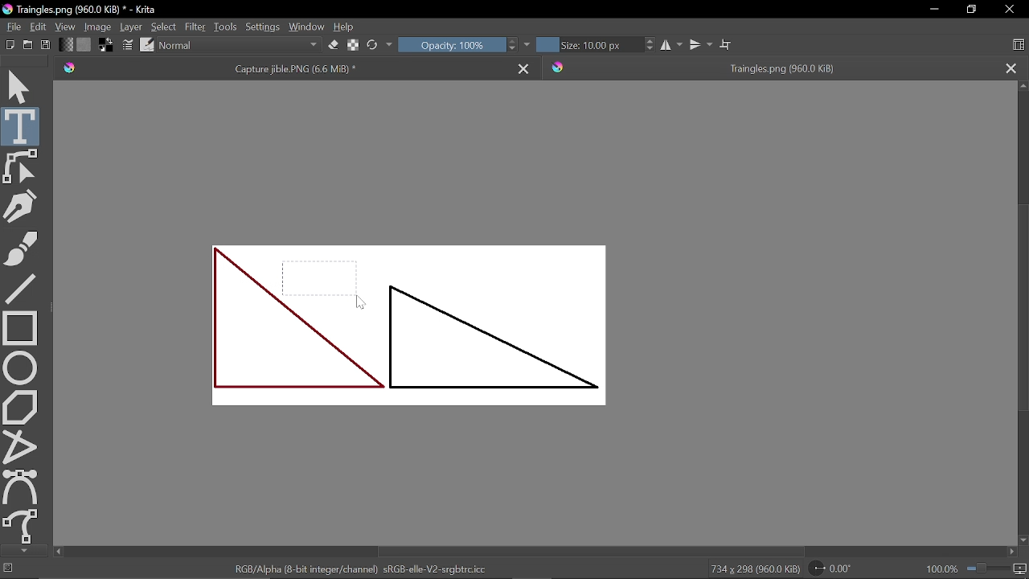 This screenshot has height=579, width=1029. Describe the element at coordinates (164, 26) in the screenshot. I see `Select` at that location.